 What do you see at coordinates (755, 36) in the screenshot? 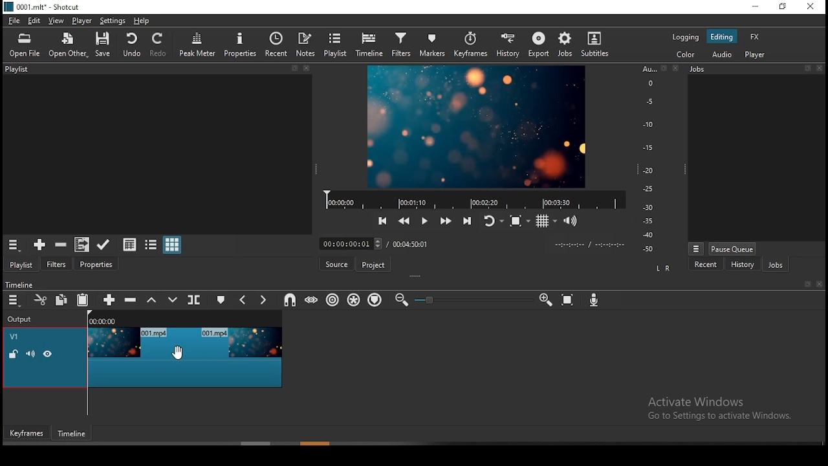
I see `fx` at bounding box center [755, 36].